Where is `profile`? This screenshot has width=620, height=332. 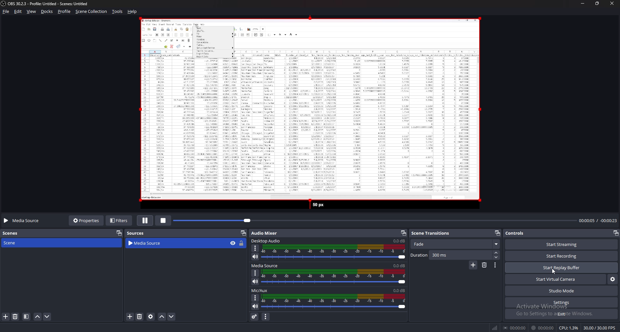 profile is located at coordinates (64, 11).